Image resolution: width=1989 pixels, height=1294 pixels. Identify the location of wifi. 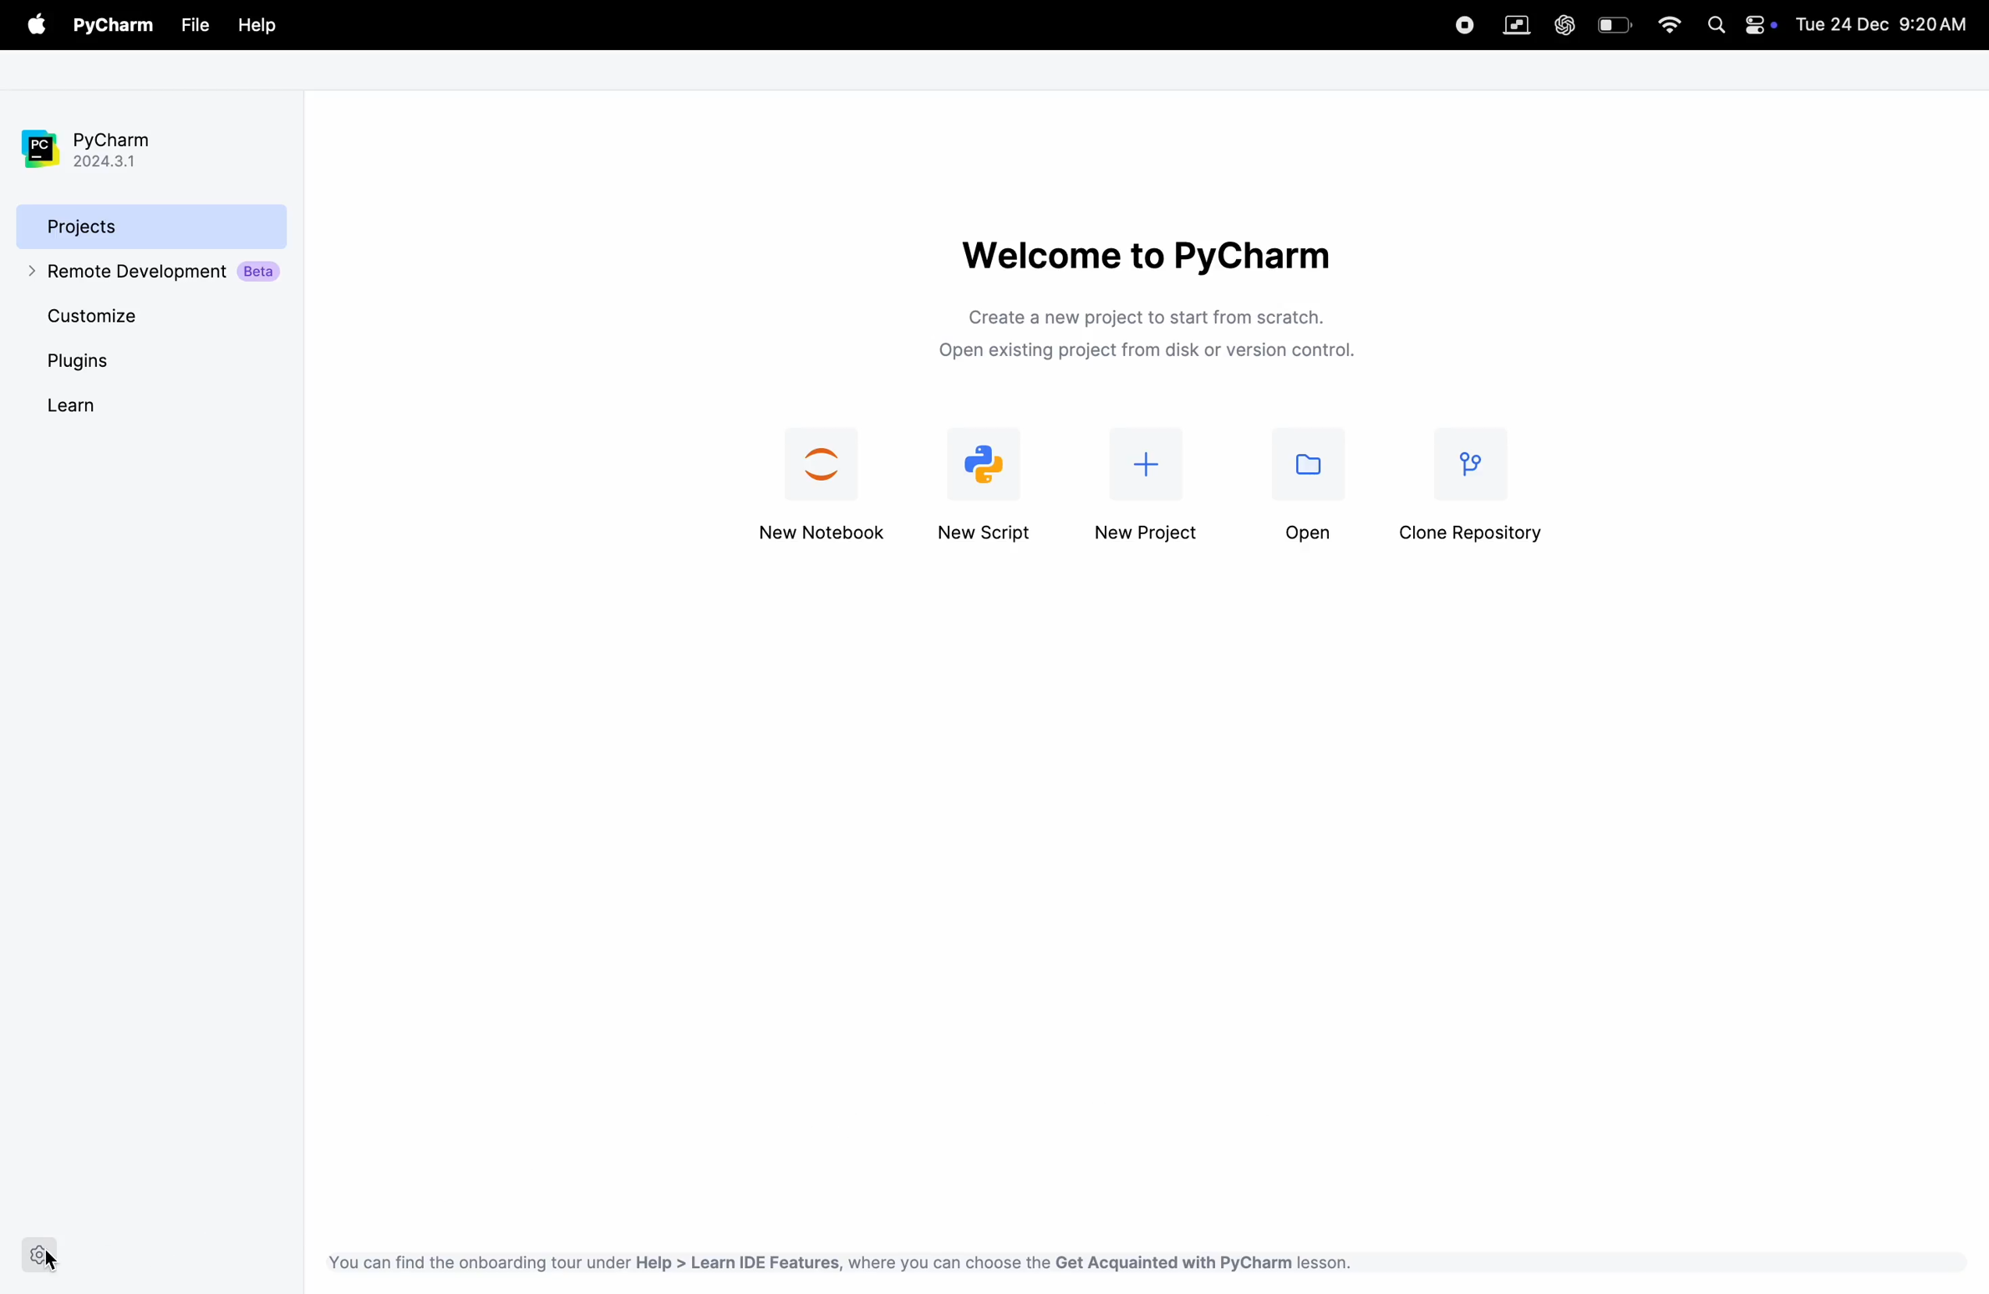
(1670, 24).